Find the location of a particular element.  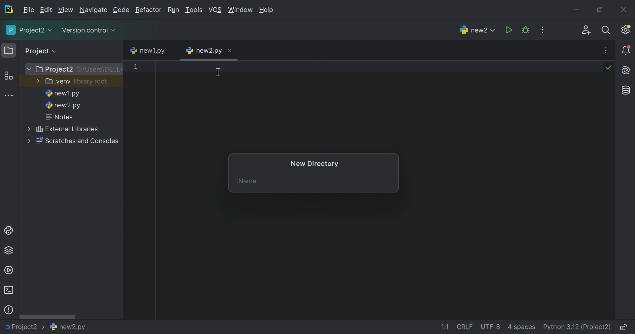

Notifications is located at coordinates (626, 50).